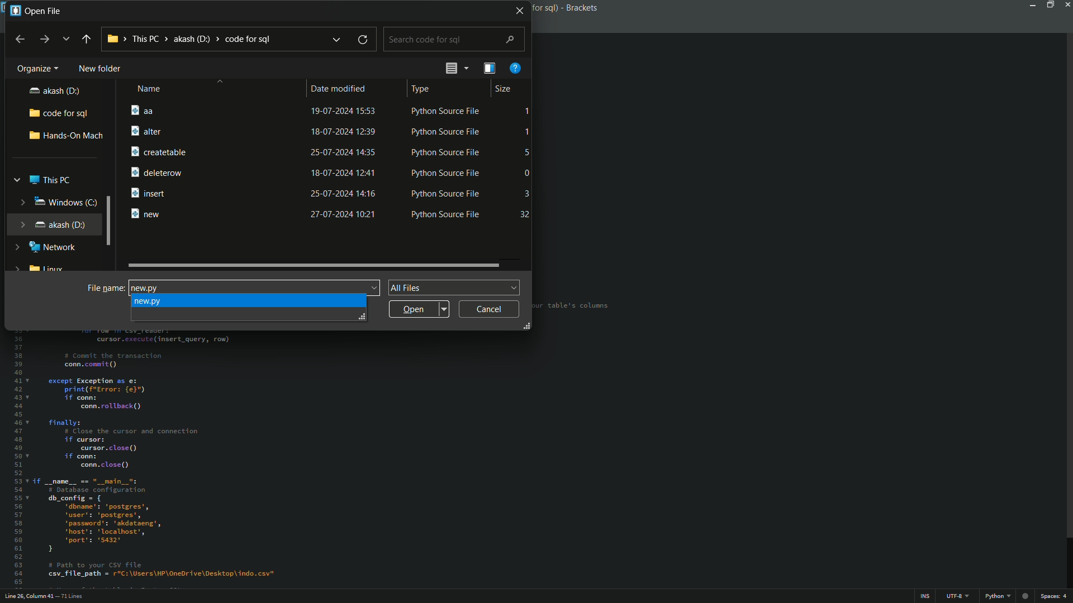  What do you see at coordinates (1068, 288) in the screenshot?
I see `scroll bar` at bounding box center [1068, 288].